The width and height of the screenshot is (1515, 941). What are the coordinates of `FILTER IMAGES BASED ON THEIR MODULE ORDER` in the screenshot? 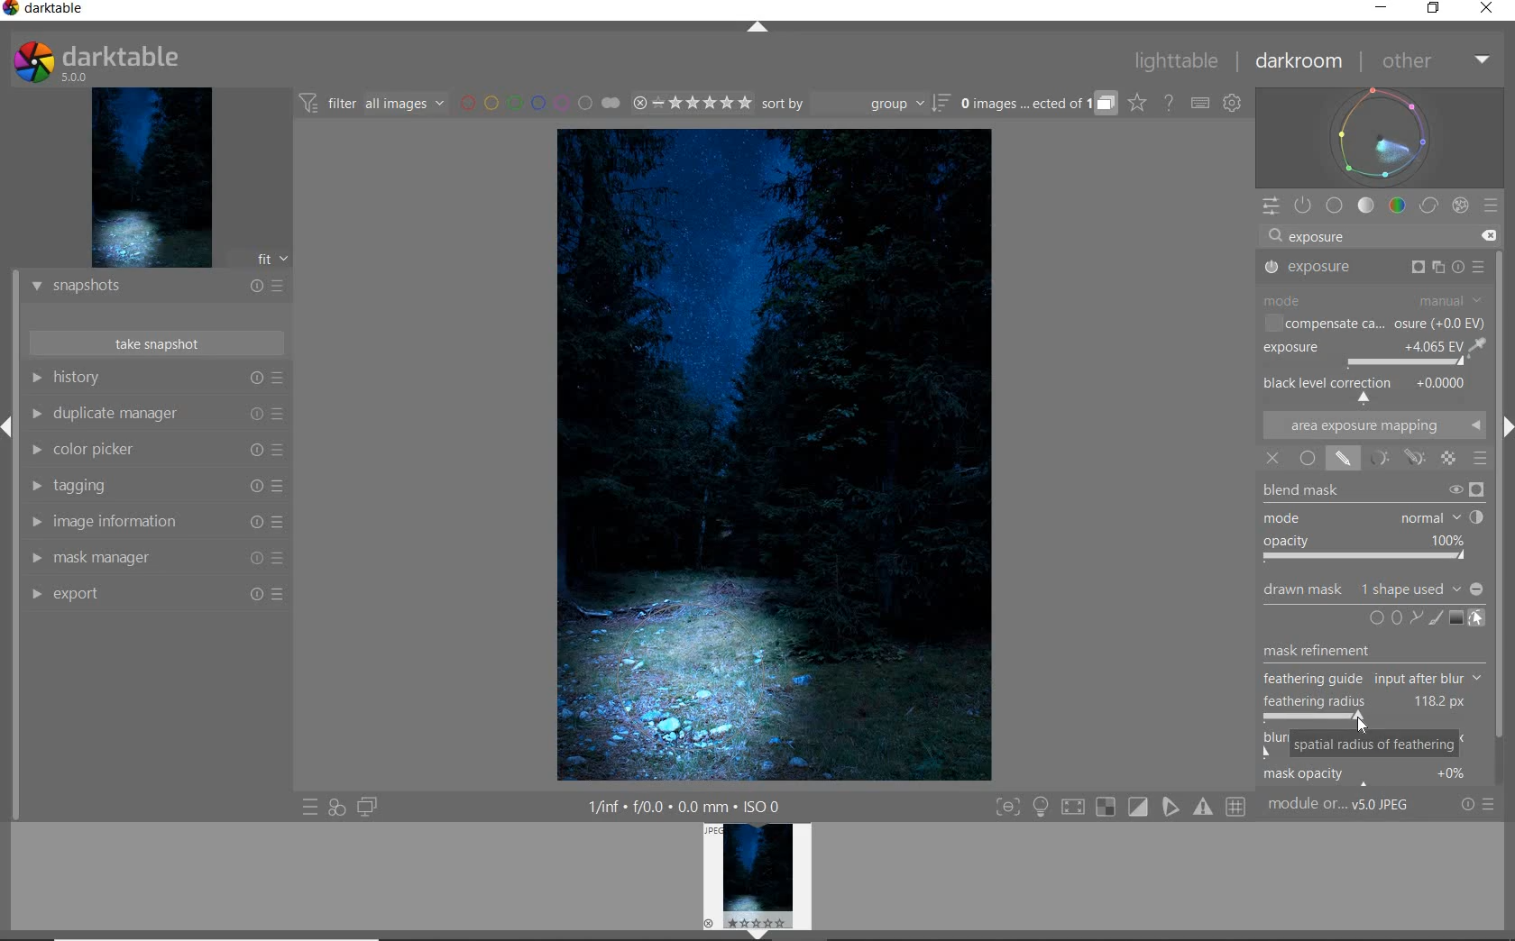 It's located at (374, 105).